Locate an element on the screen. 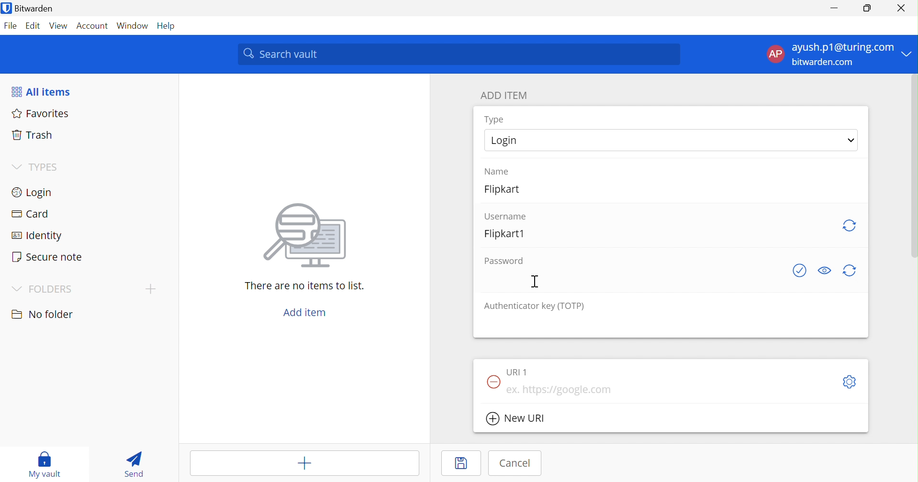  Type is located at coordinates (494, 120).